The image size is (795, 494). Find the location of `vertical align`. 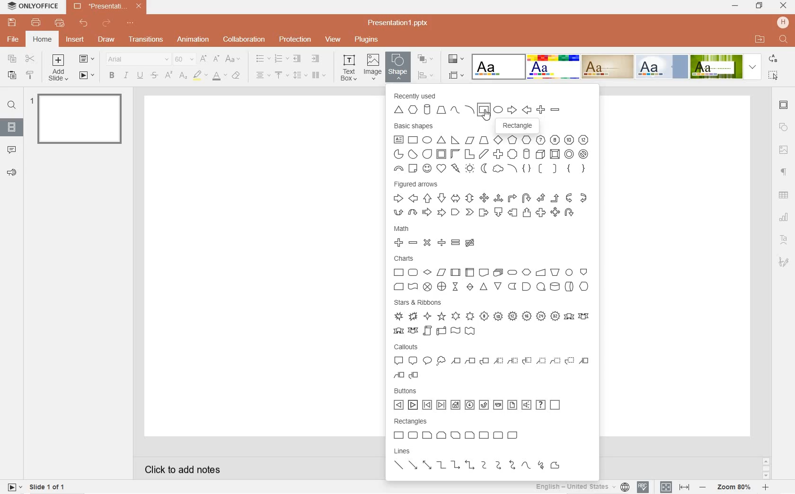

vertical align is located at coordinates (283, 76).